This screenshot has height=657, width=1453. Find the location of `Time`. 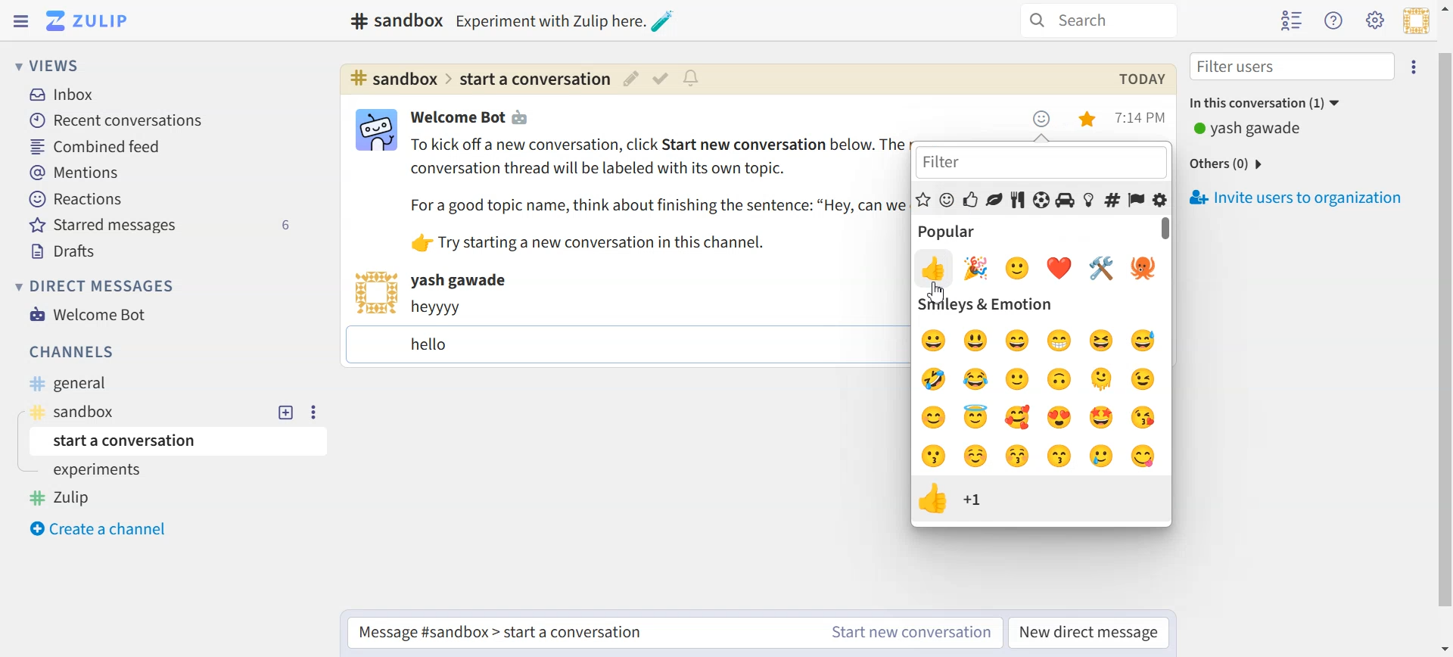

Time is located at coordinates (1143, 117).